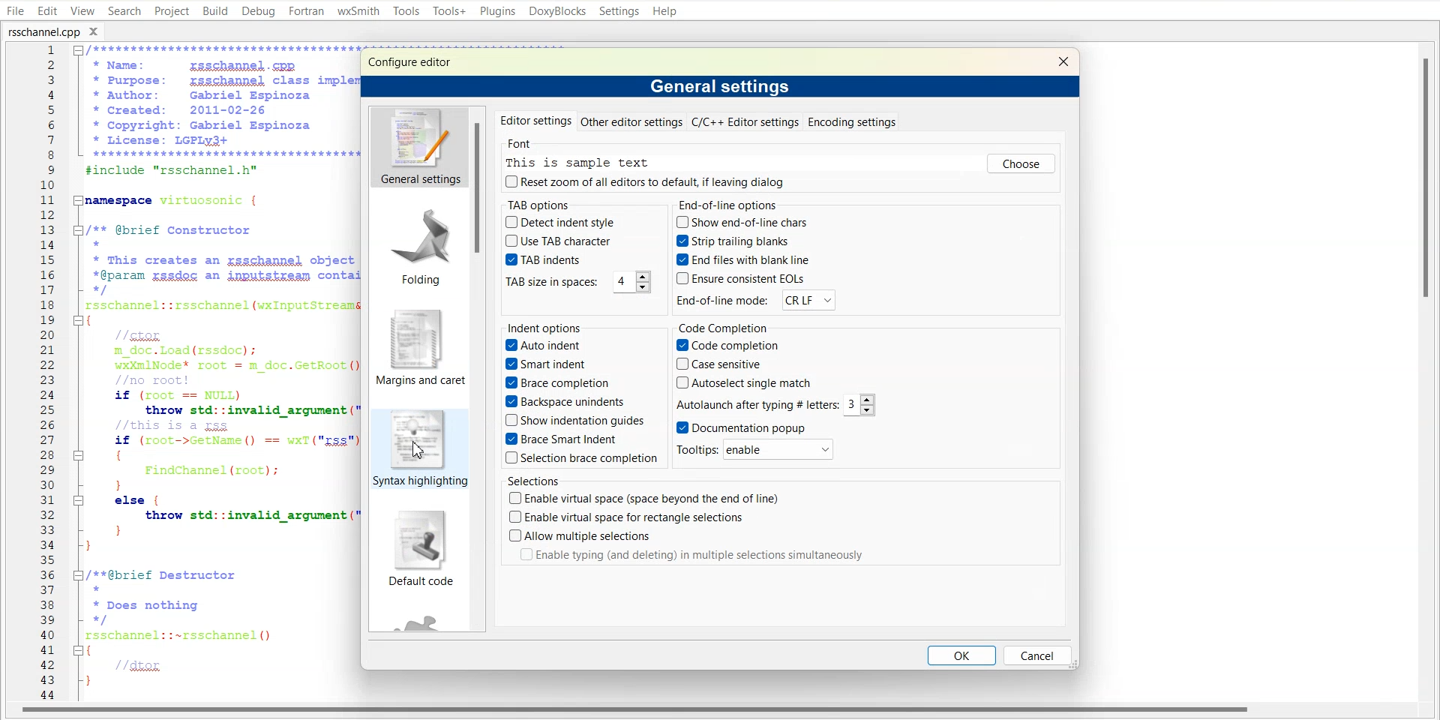 The width and height of the screenshot is (1440, 720). What do you see at coordinates (415, 242) in the screenshot?
I see `Folding` at bounding box center [415, 242].